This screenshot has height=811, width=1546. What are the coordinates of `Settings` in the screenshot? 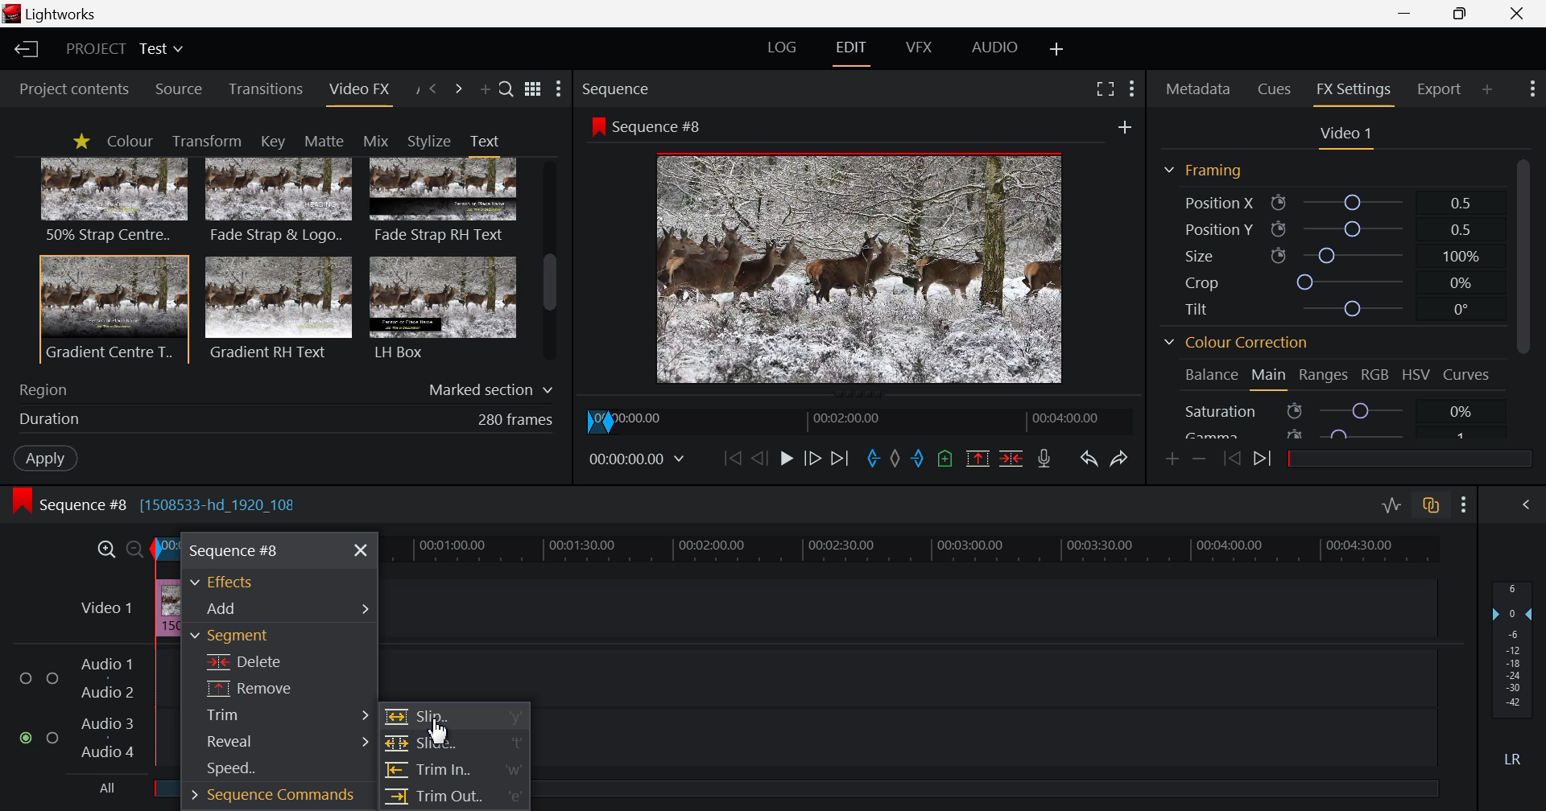 It's located at (1464, 506).